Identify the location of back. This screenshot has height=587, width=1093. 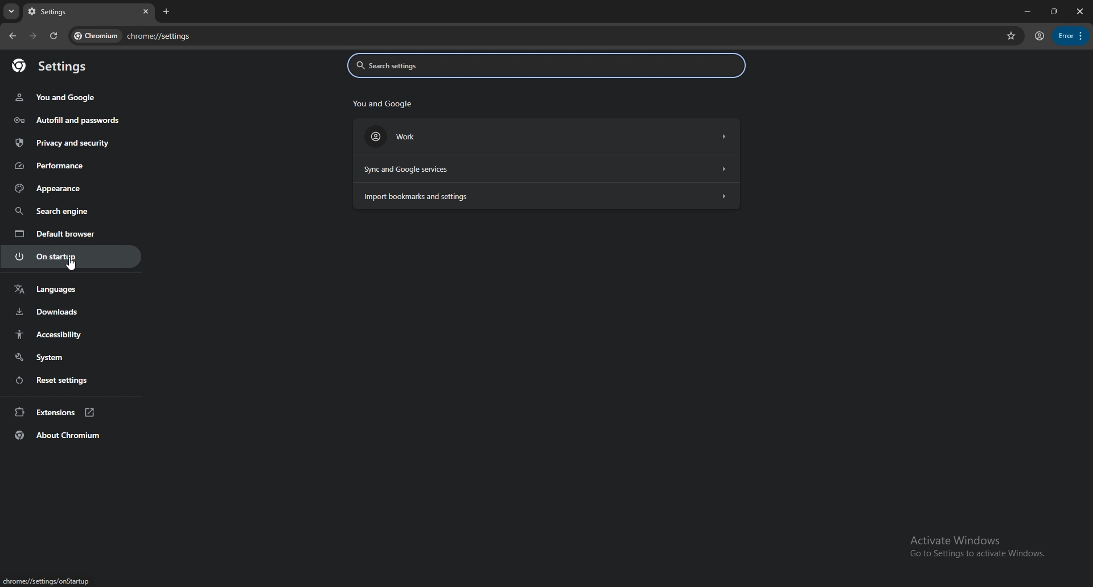
(13, 36).